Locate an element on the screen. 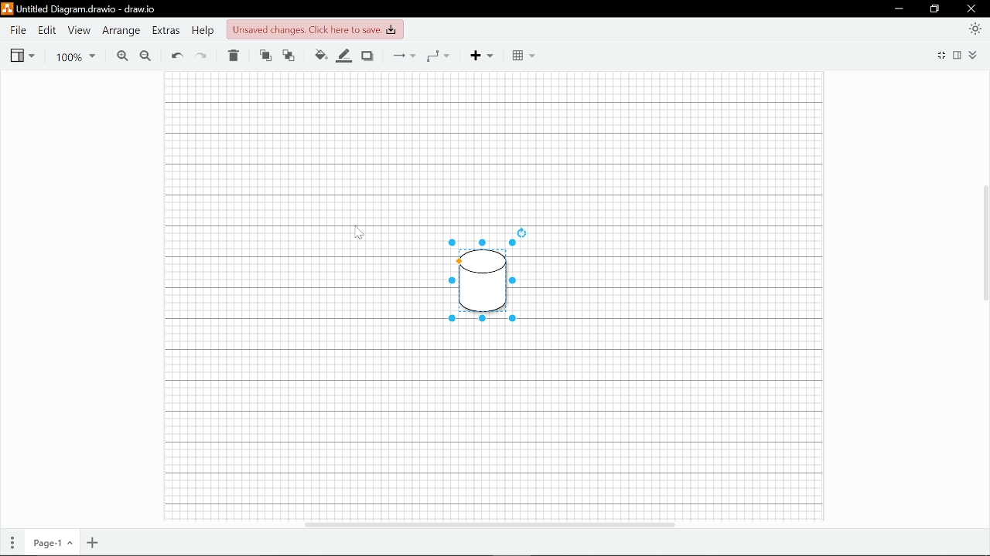  Edit is located at coordinates (48, 31).